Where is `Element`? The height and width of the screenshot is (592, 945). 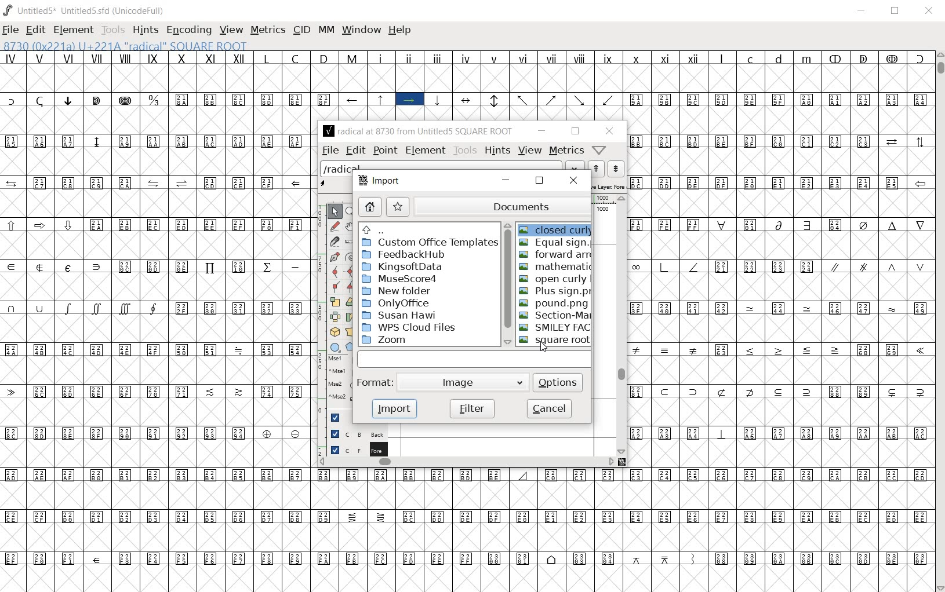
Element is located at coordinates (426, 151).